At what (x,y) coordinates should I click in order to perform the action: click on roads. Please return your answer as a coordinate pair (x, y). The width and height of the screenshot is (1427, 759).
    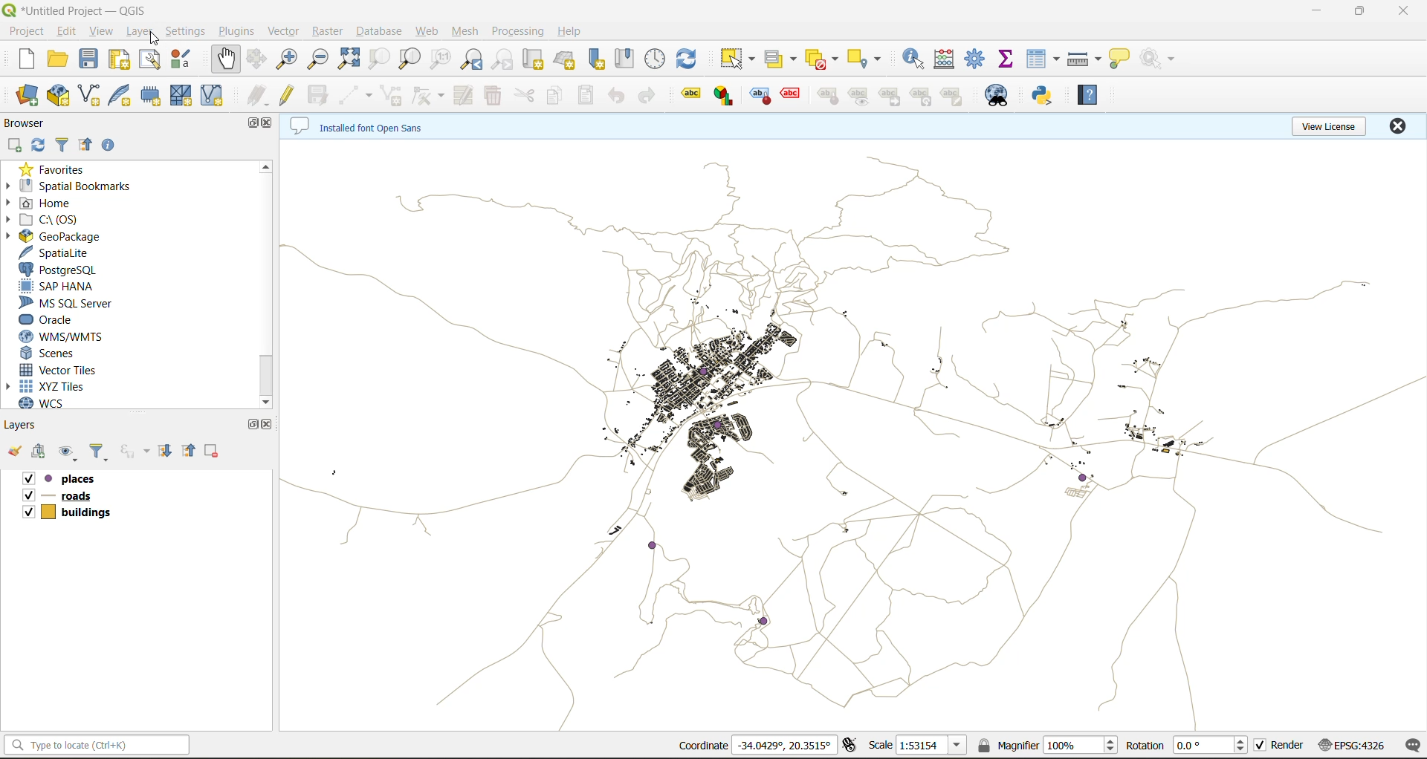
    Looking at the image, I should click on (59, 497).